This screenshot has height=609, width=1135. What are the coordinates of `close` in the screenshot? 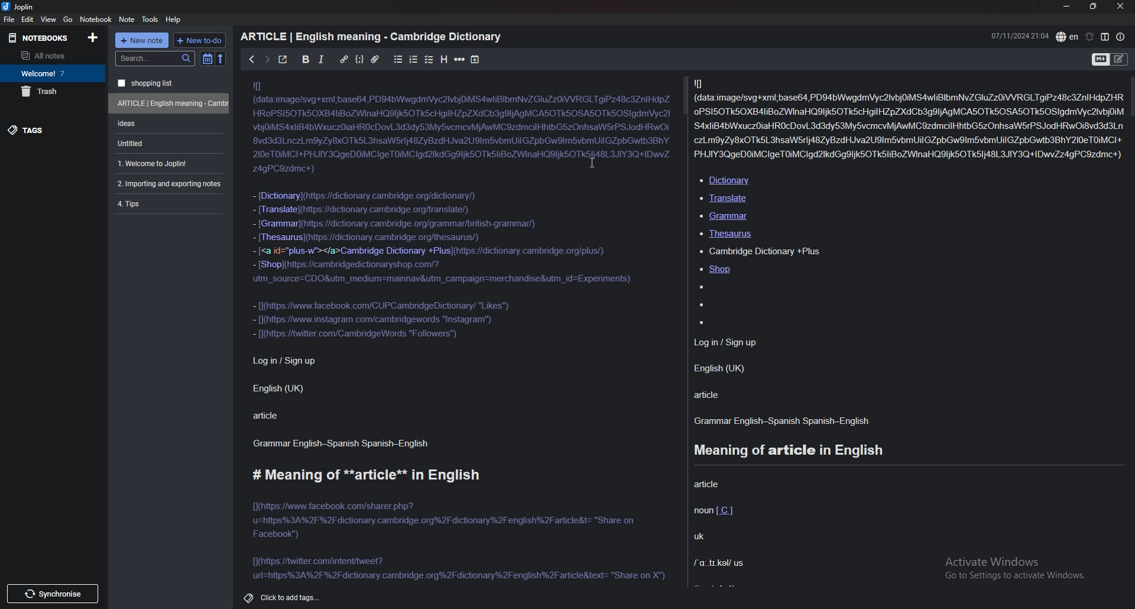 It's located at (1120, 6).